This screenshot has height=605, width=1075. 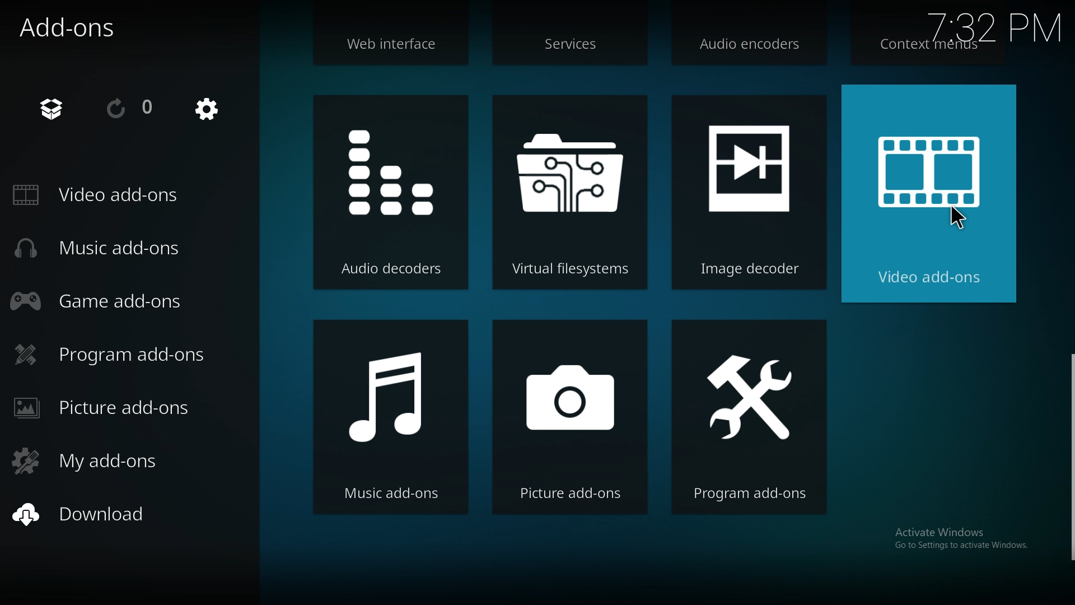 I want to click on web interface, so click(x=395, y=48).